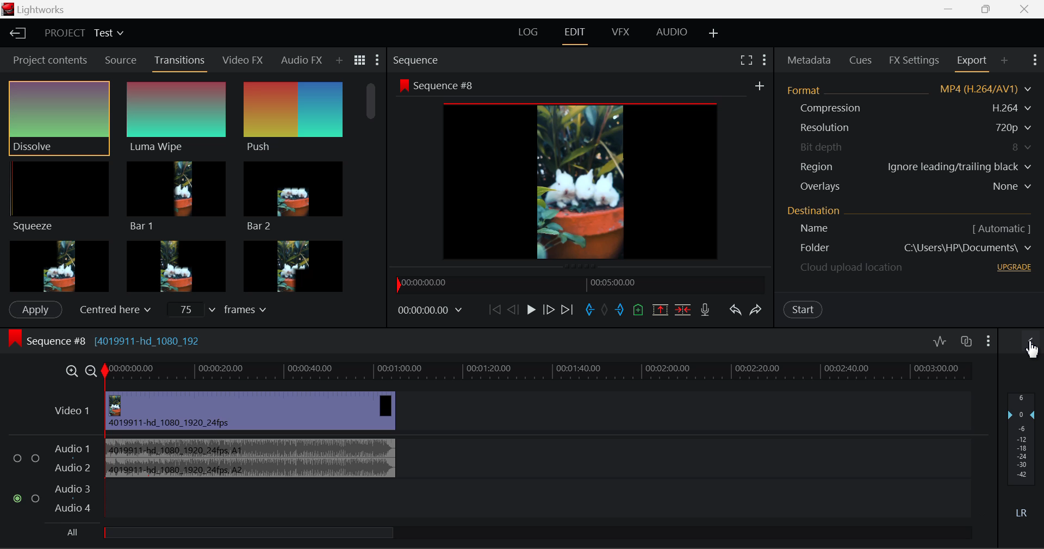 The width and height of the screenshot is (1044, 549). Describe the element at coordinates (293, 117) in the screenshot. I see `Push` at that location.